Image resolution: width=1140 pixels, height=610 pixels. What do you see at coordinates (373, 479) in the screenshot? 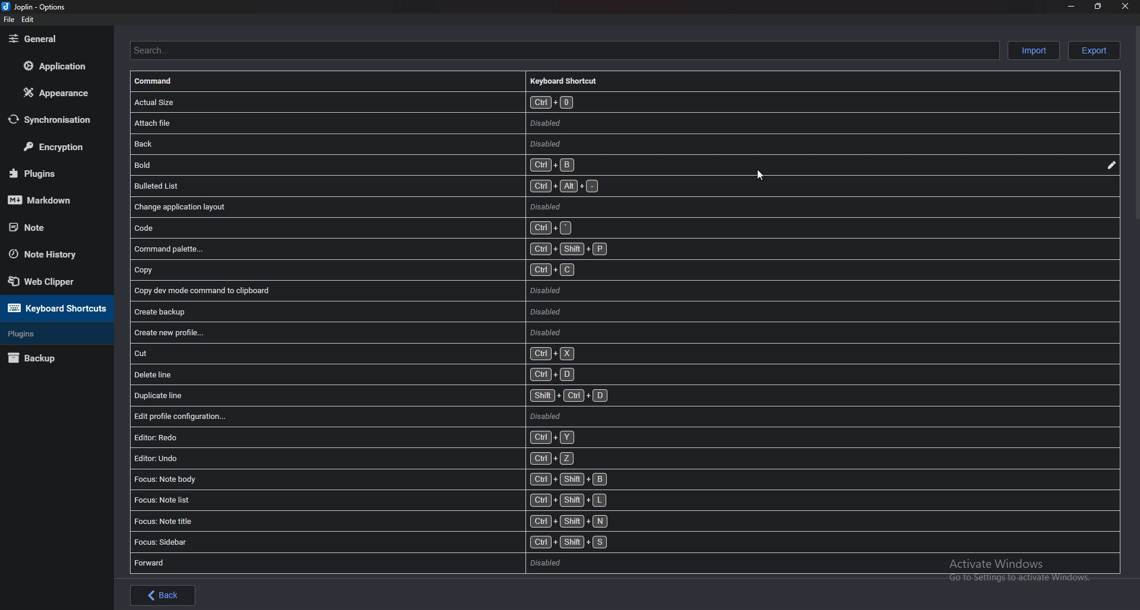
I see `Focus note body` at bounding box center [373, 479].